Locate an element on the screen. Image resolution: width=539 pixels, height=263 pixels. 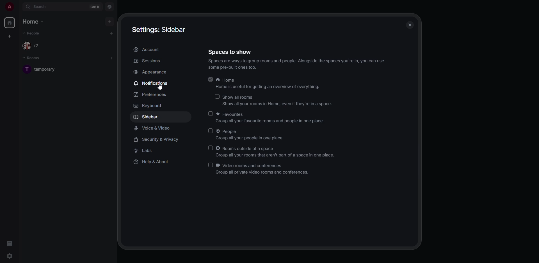
people is located at coordinates (32, 33).